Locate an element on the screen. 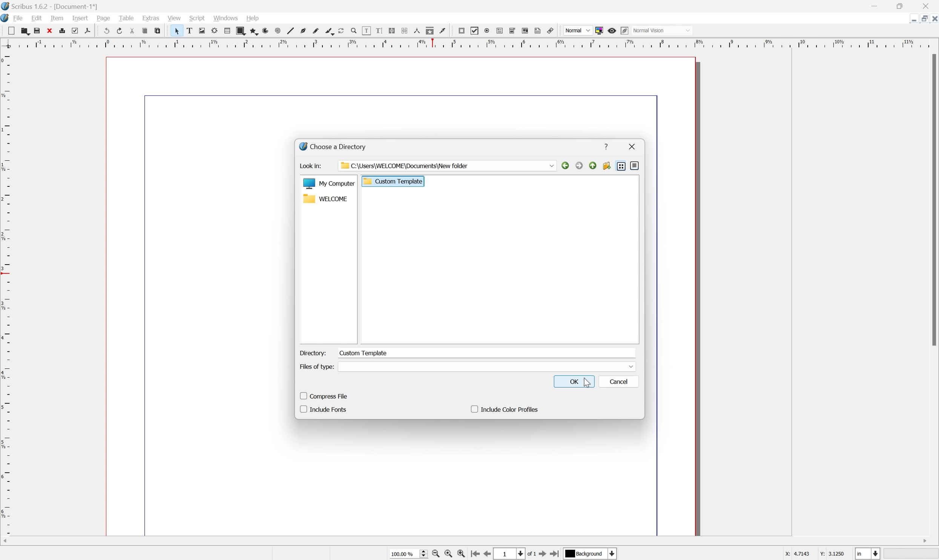 The width and height of the screenshot is (939, 560). Zoom in or zoom out is located at coordinates (353, 31).